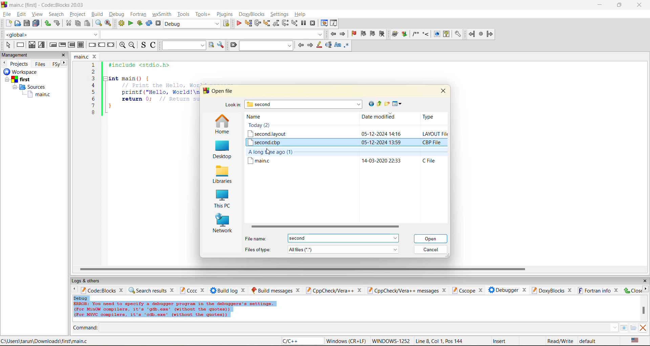 The image size is (650, 346). I want to click on close, so click(632, 290).